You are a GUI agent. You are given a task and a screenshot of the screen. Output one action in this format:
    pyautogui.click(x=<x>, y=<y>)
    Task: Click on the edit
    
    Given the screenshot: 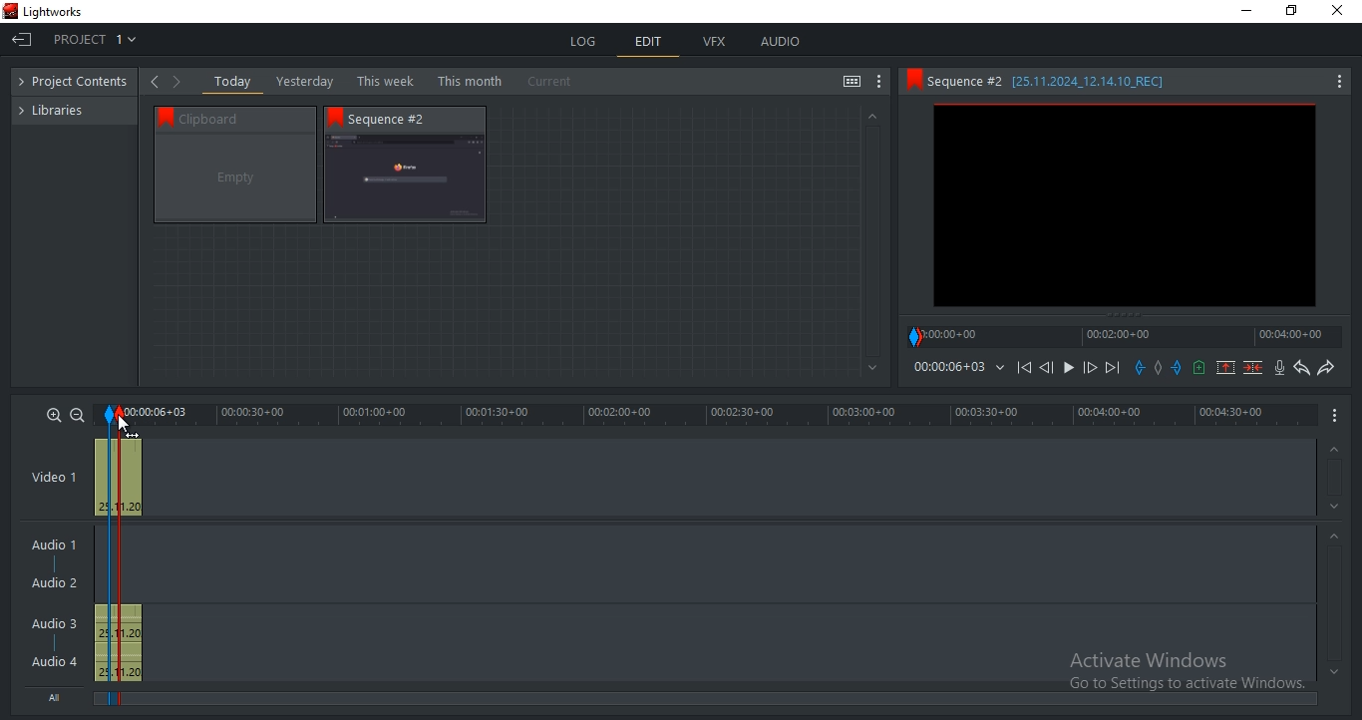 What is the action you would take?
    pyautogui.click(x=649, y=44)
    